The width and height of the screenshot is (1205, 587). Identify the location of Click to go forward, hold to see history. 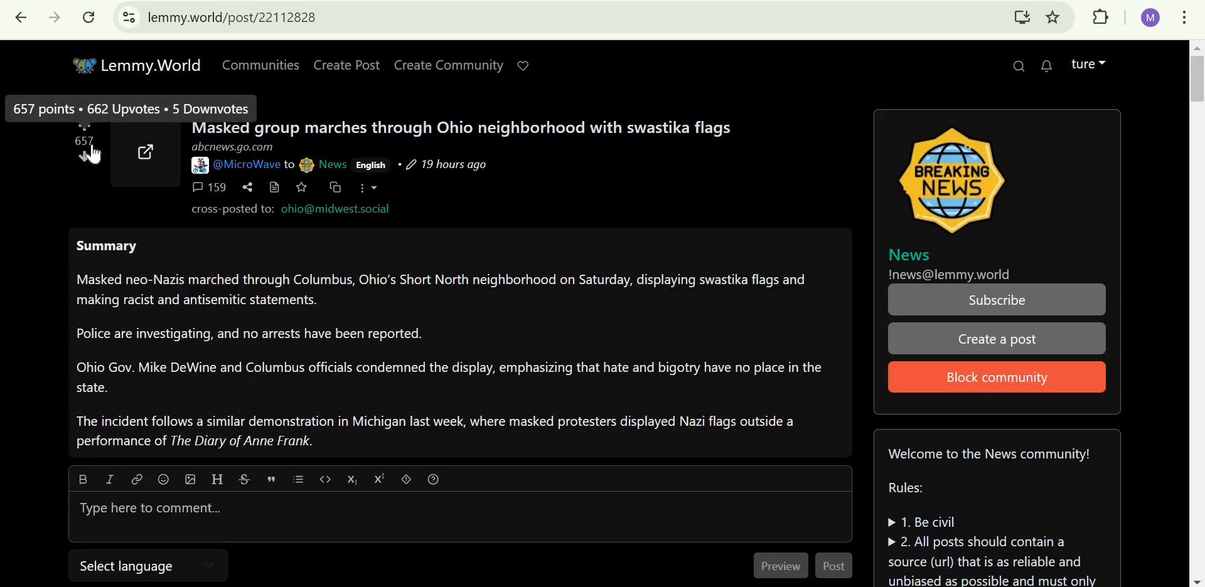
(58, 18).